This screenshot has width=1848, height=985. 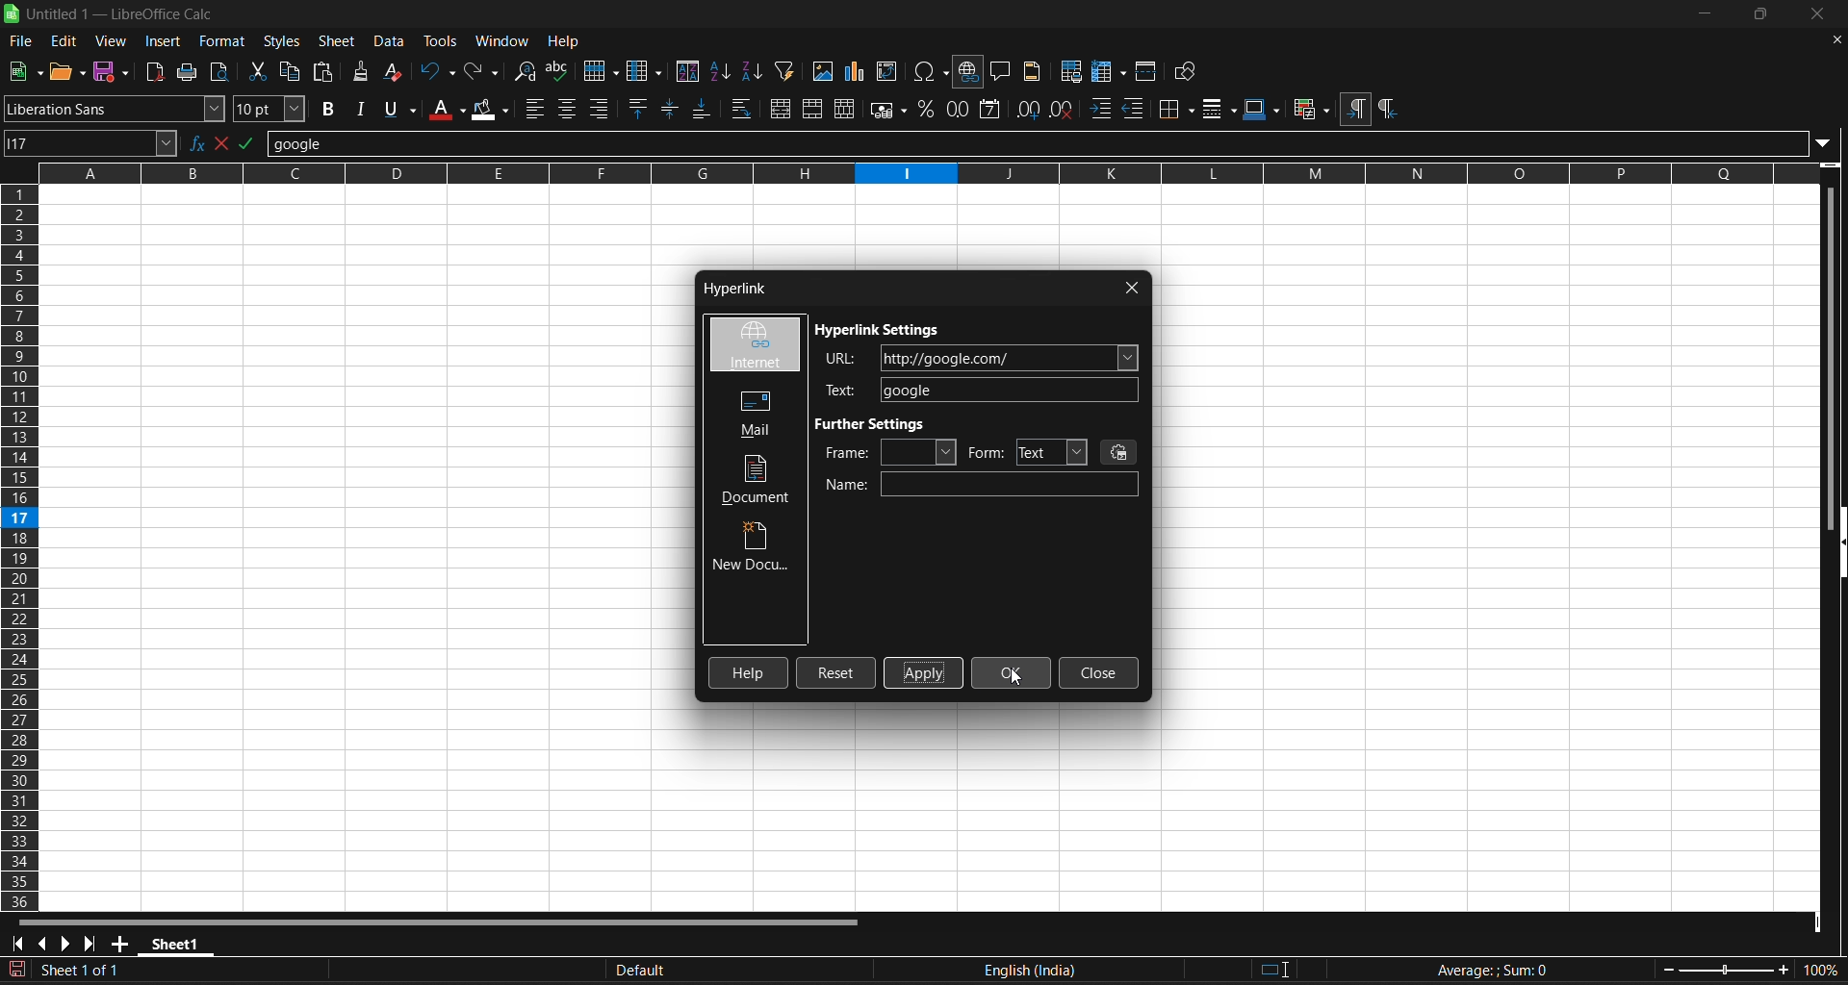 What do you see at coordinates (923, 673) in the screenshot?
I see `click apply` at bounding box center [923, 673].